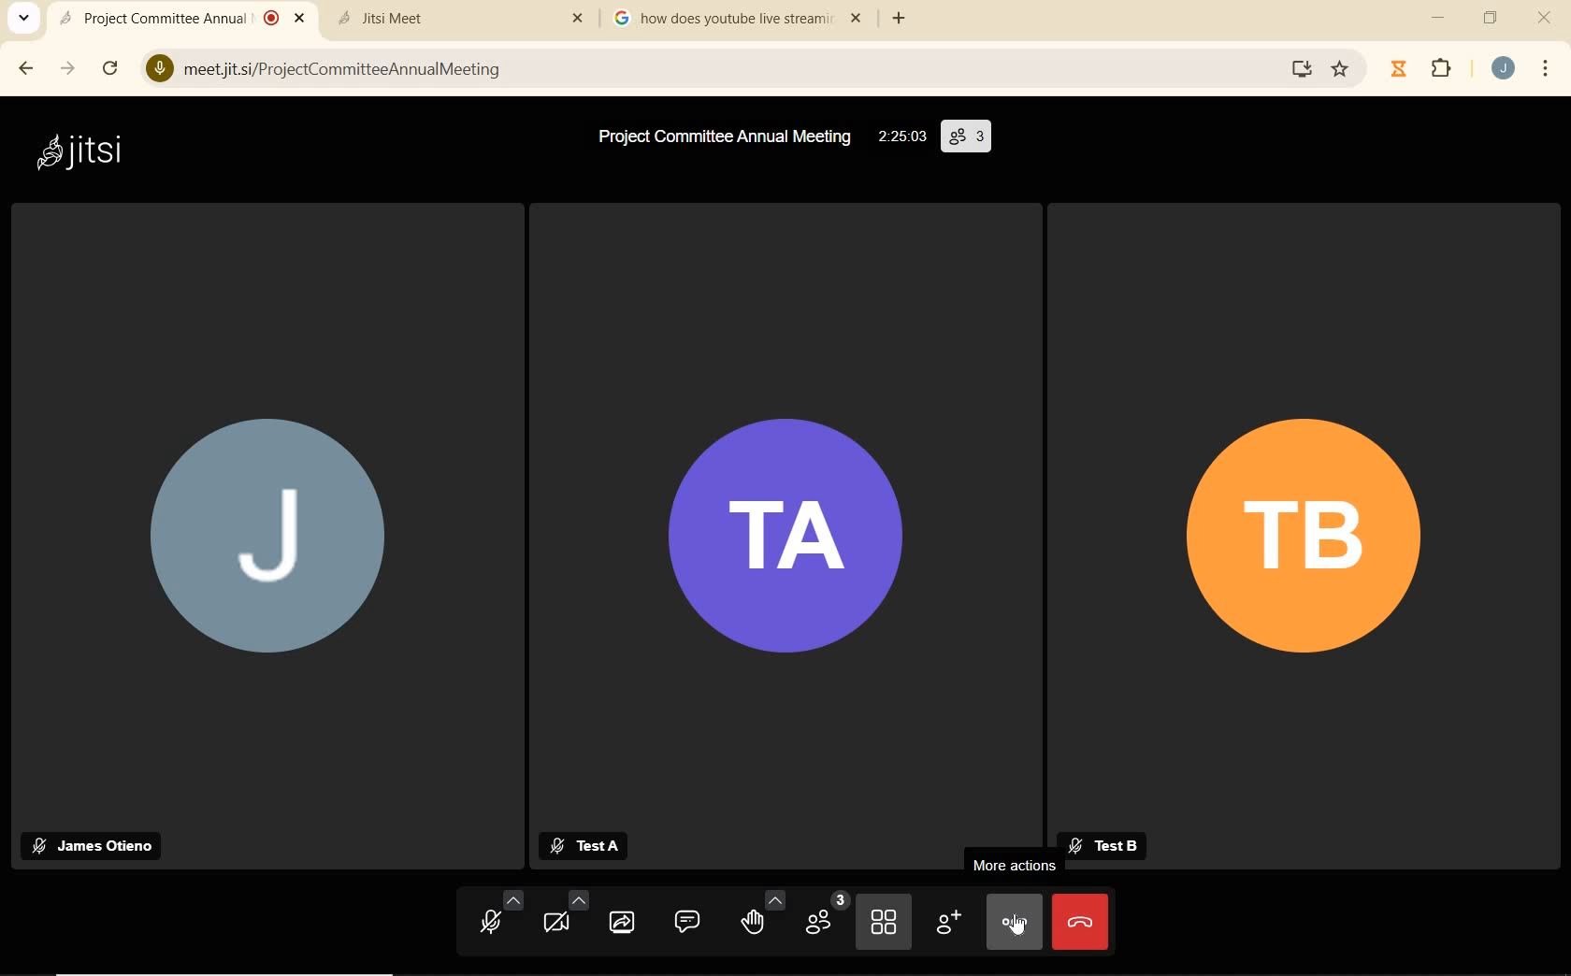  Describe the element at coordinates (27, 67) in the screenshot. I see `back` at that location.